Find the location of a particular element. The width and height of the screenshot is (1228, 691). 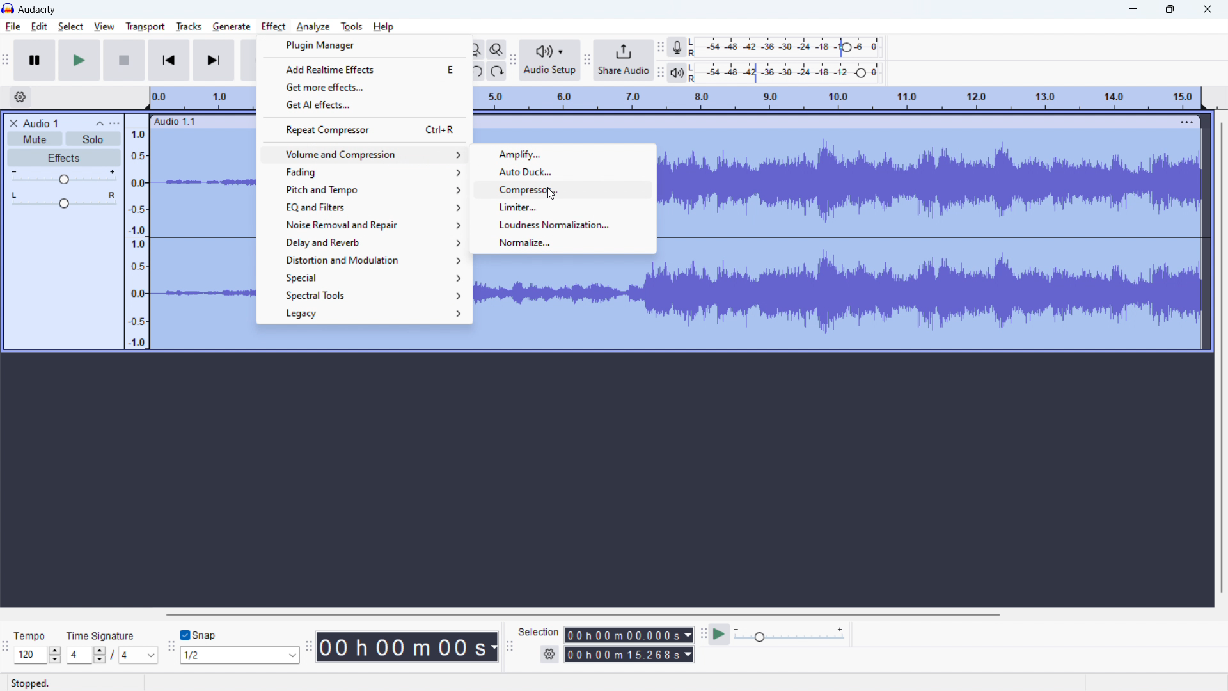

playback meter is located at coordinates (682, 72).